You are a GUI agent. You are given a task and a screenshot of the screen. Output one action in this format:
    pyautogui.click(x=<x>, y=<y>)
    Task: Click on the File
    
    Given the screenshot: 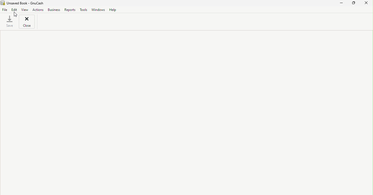 What is the action you would take?
    pyautogui.click(x=4, y=10)
    